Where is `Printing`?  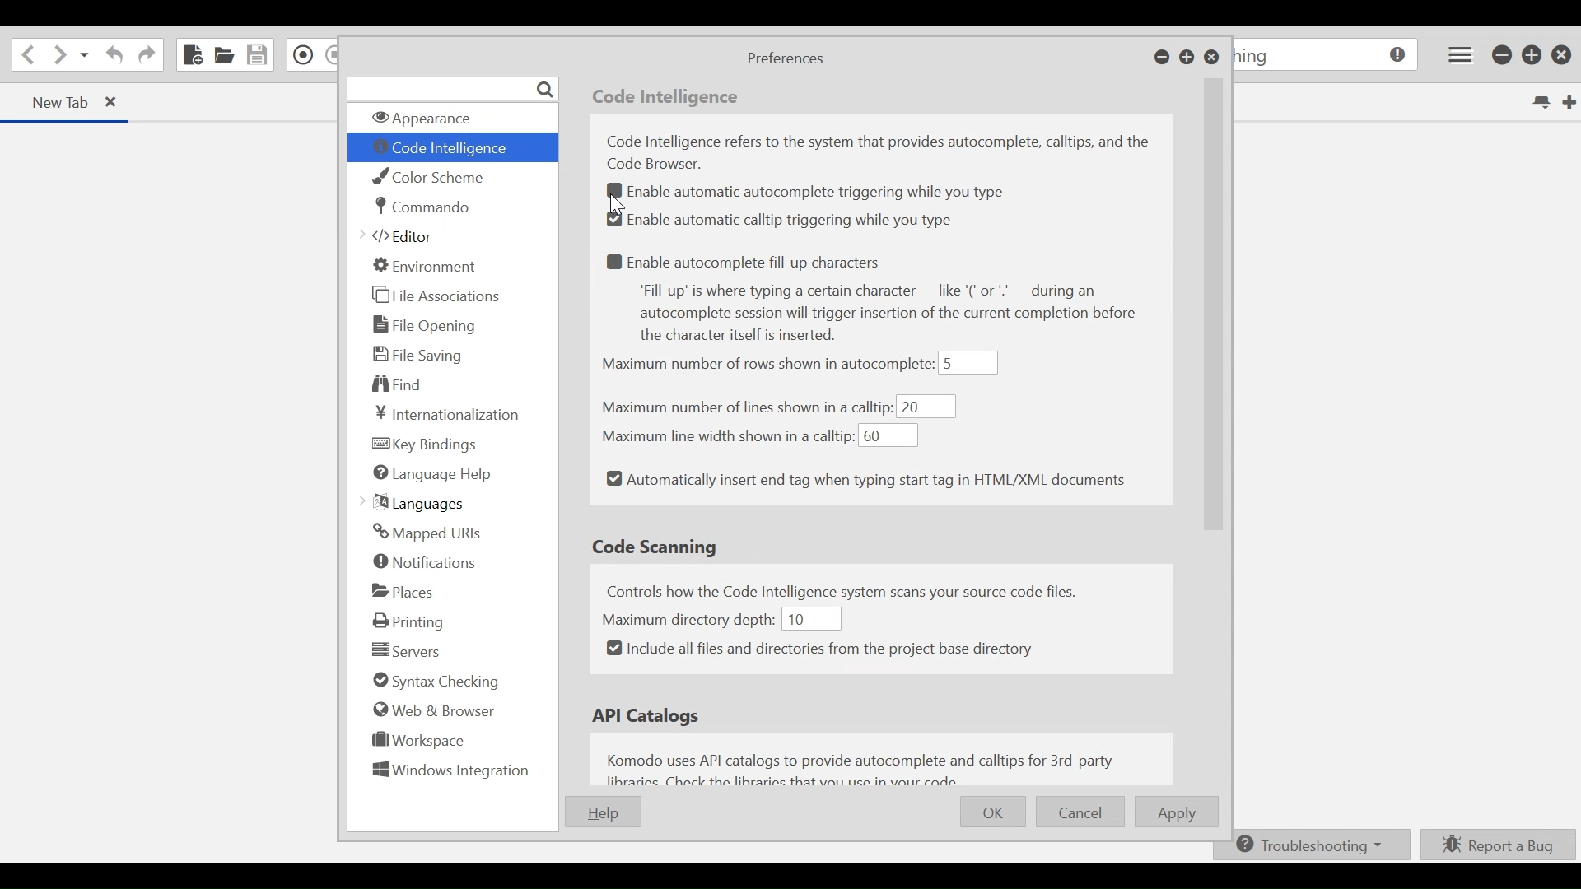 Printing is located at coordinates (413, 621).